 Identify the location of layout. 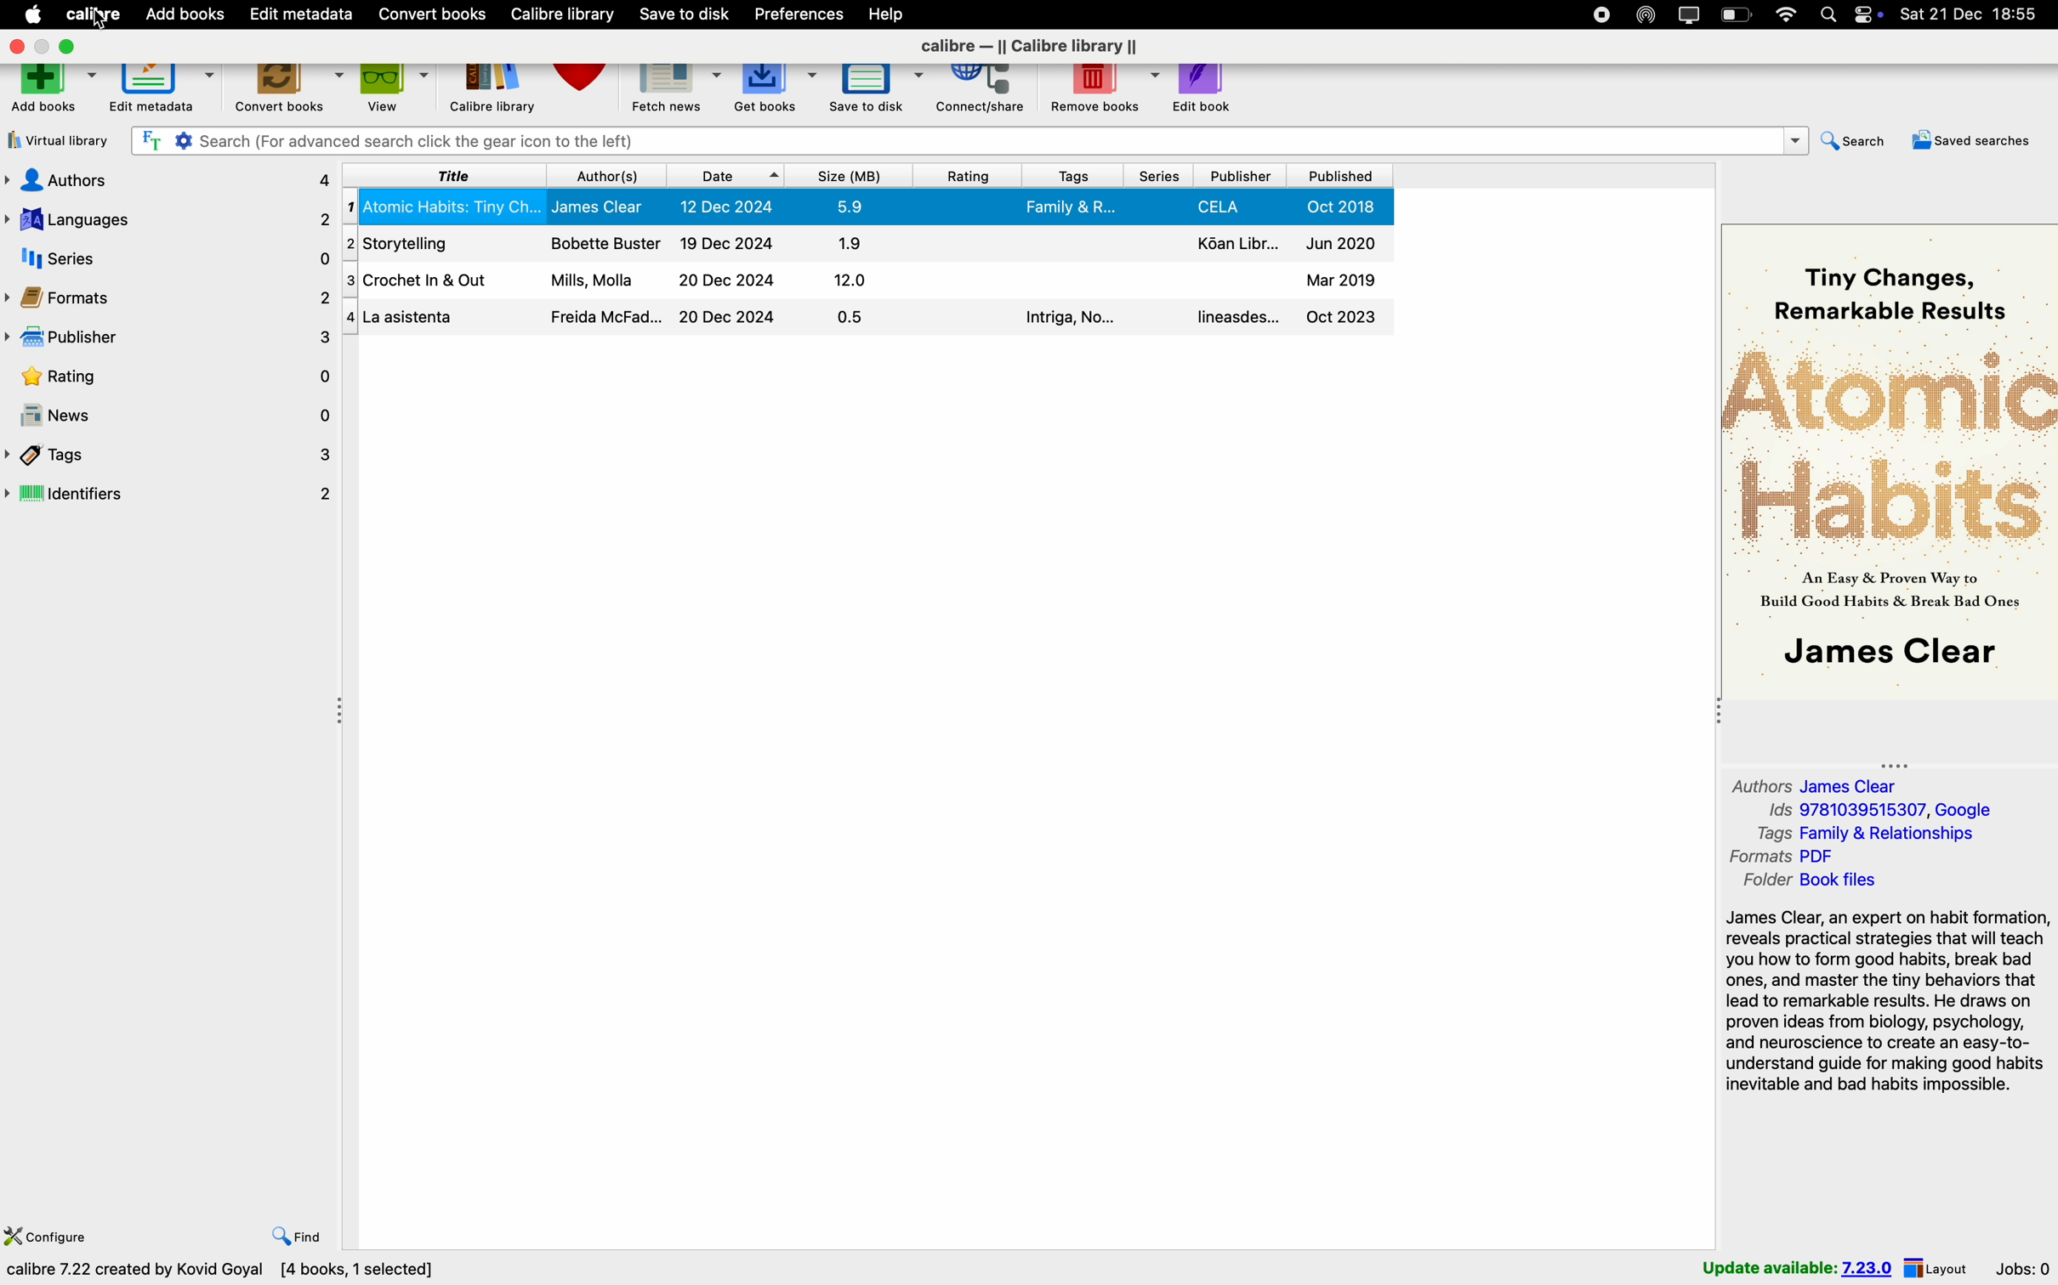
(1937, 1267).